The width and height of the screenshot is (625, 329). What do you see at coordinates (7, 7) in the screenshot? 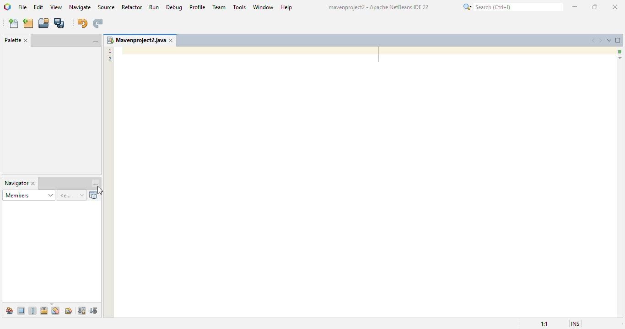
I see `logo` at bounding box center [7, 7].